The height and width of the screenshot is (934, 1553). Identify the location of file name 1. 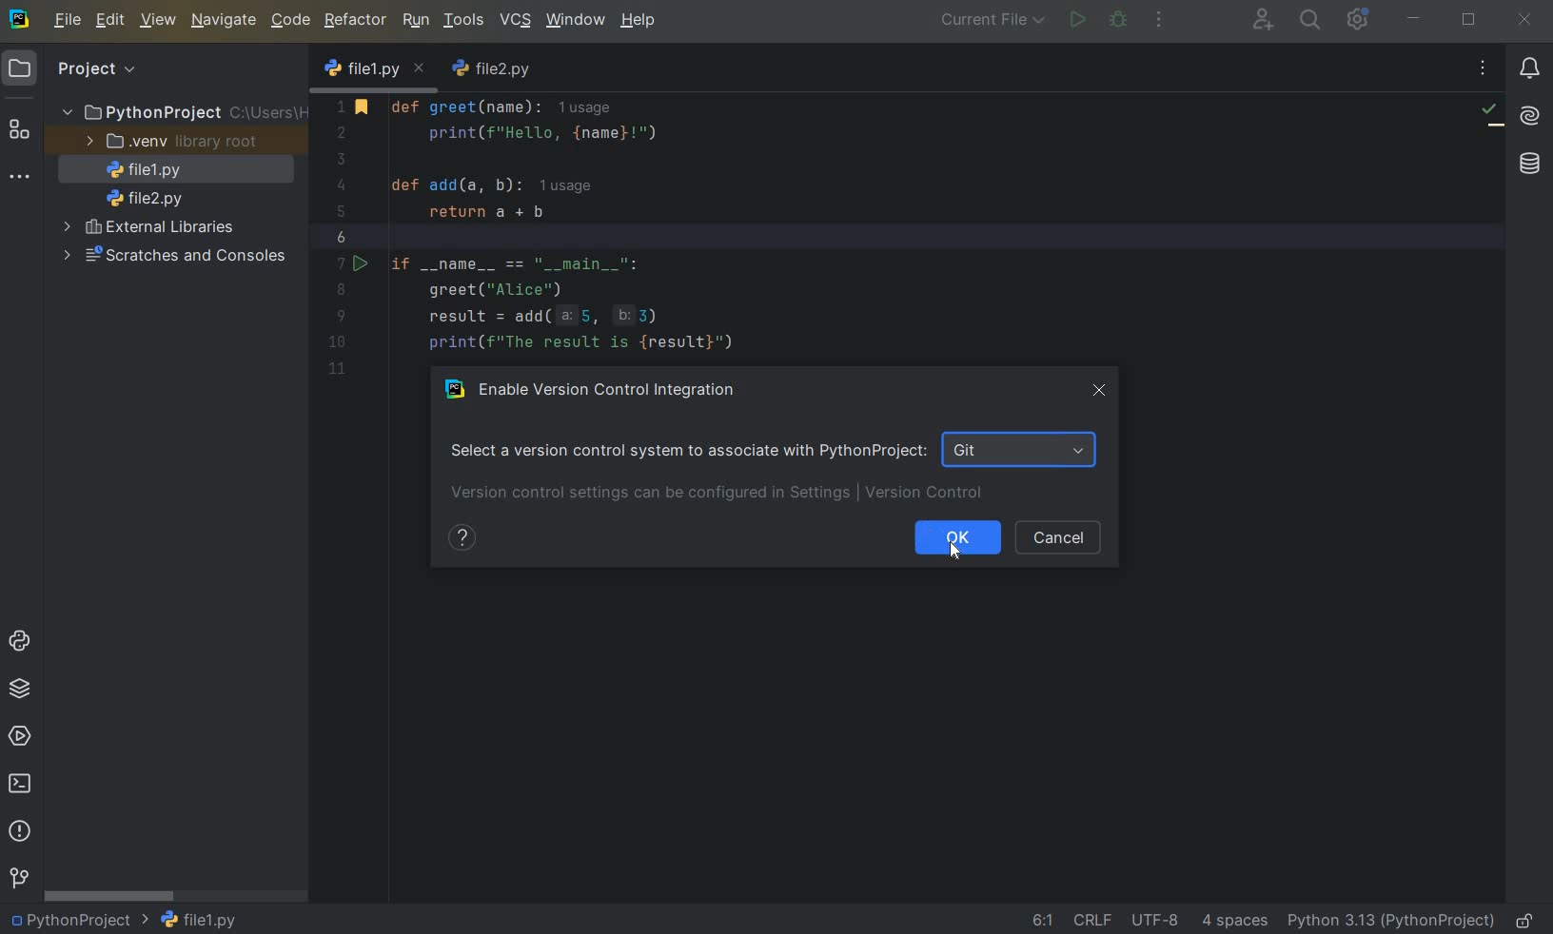
(375, 70).